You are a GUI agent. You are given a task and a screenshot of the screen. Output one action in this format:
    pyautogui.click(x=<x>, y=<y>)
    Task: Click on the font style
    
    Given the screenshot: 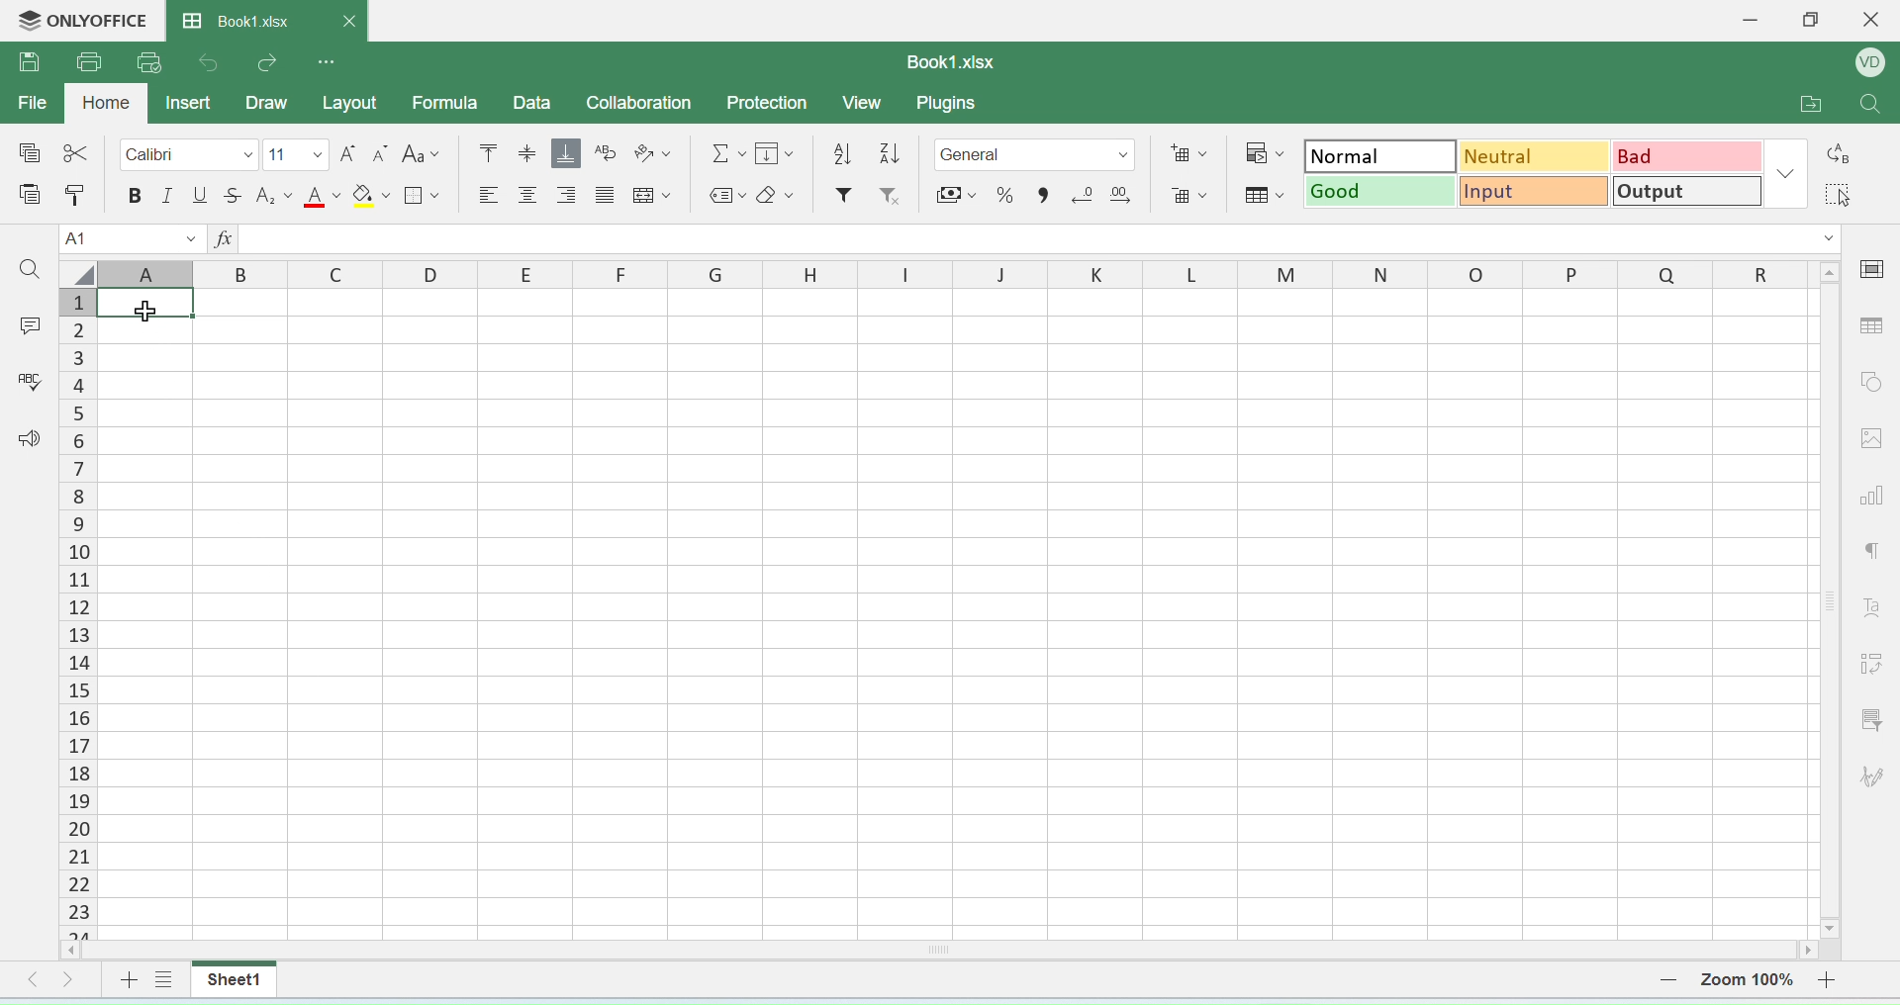 What is the action you would take?
    pyautogui.click(x=1869, y=611)
    